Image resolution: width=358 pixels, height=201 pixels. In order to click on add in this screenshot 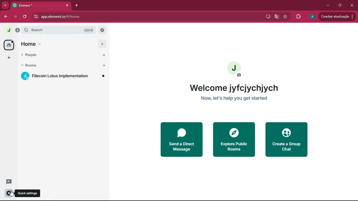, I will do `click(9, 58)`.